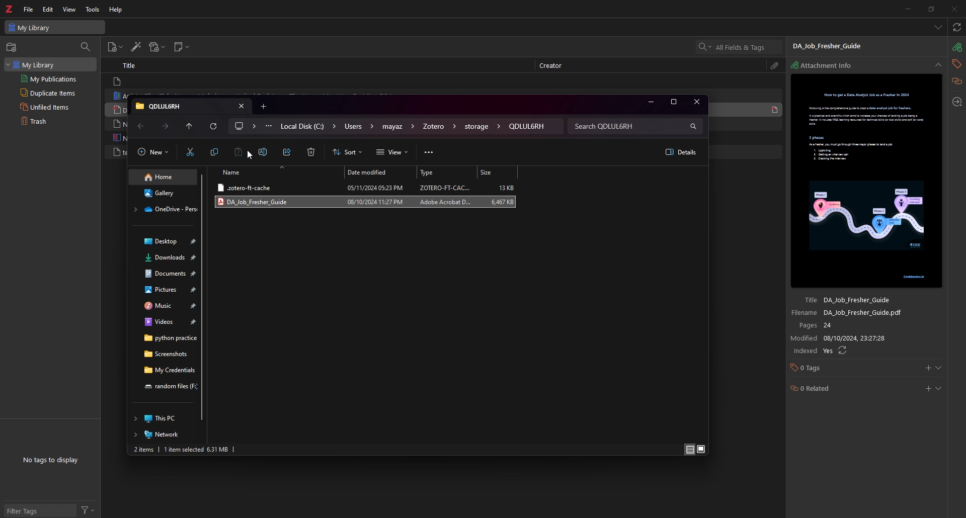 The width and height of the screenshot is (966, 518). What do you see at coordinates (49, 9) in the screenshot?
I see `edit` at bounding box center [49, 9].